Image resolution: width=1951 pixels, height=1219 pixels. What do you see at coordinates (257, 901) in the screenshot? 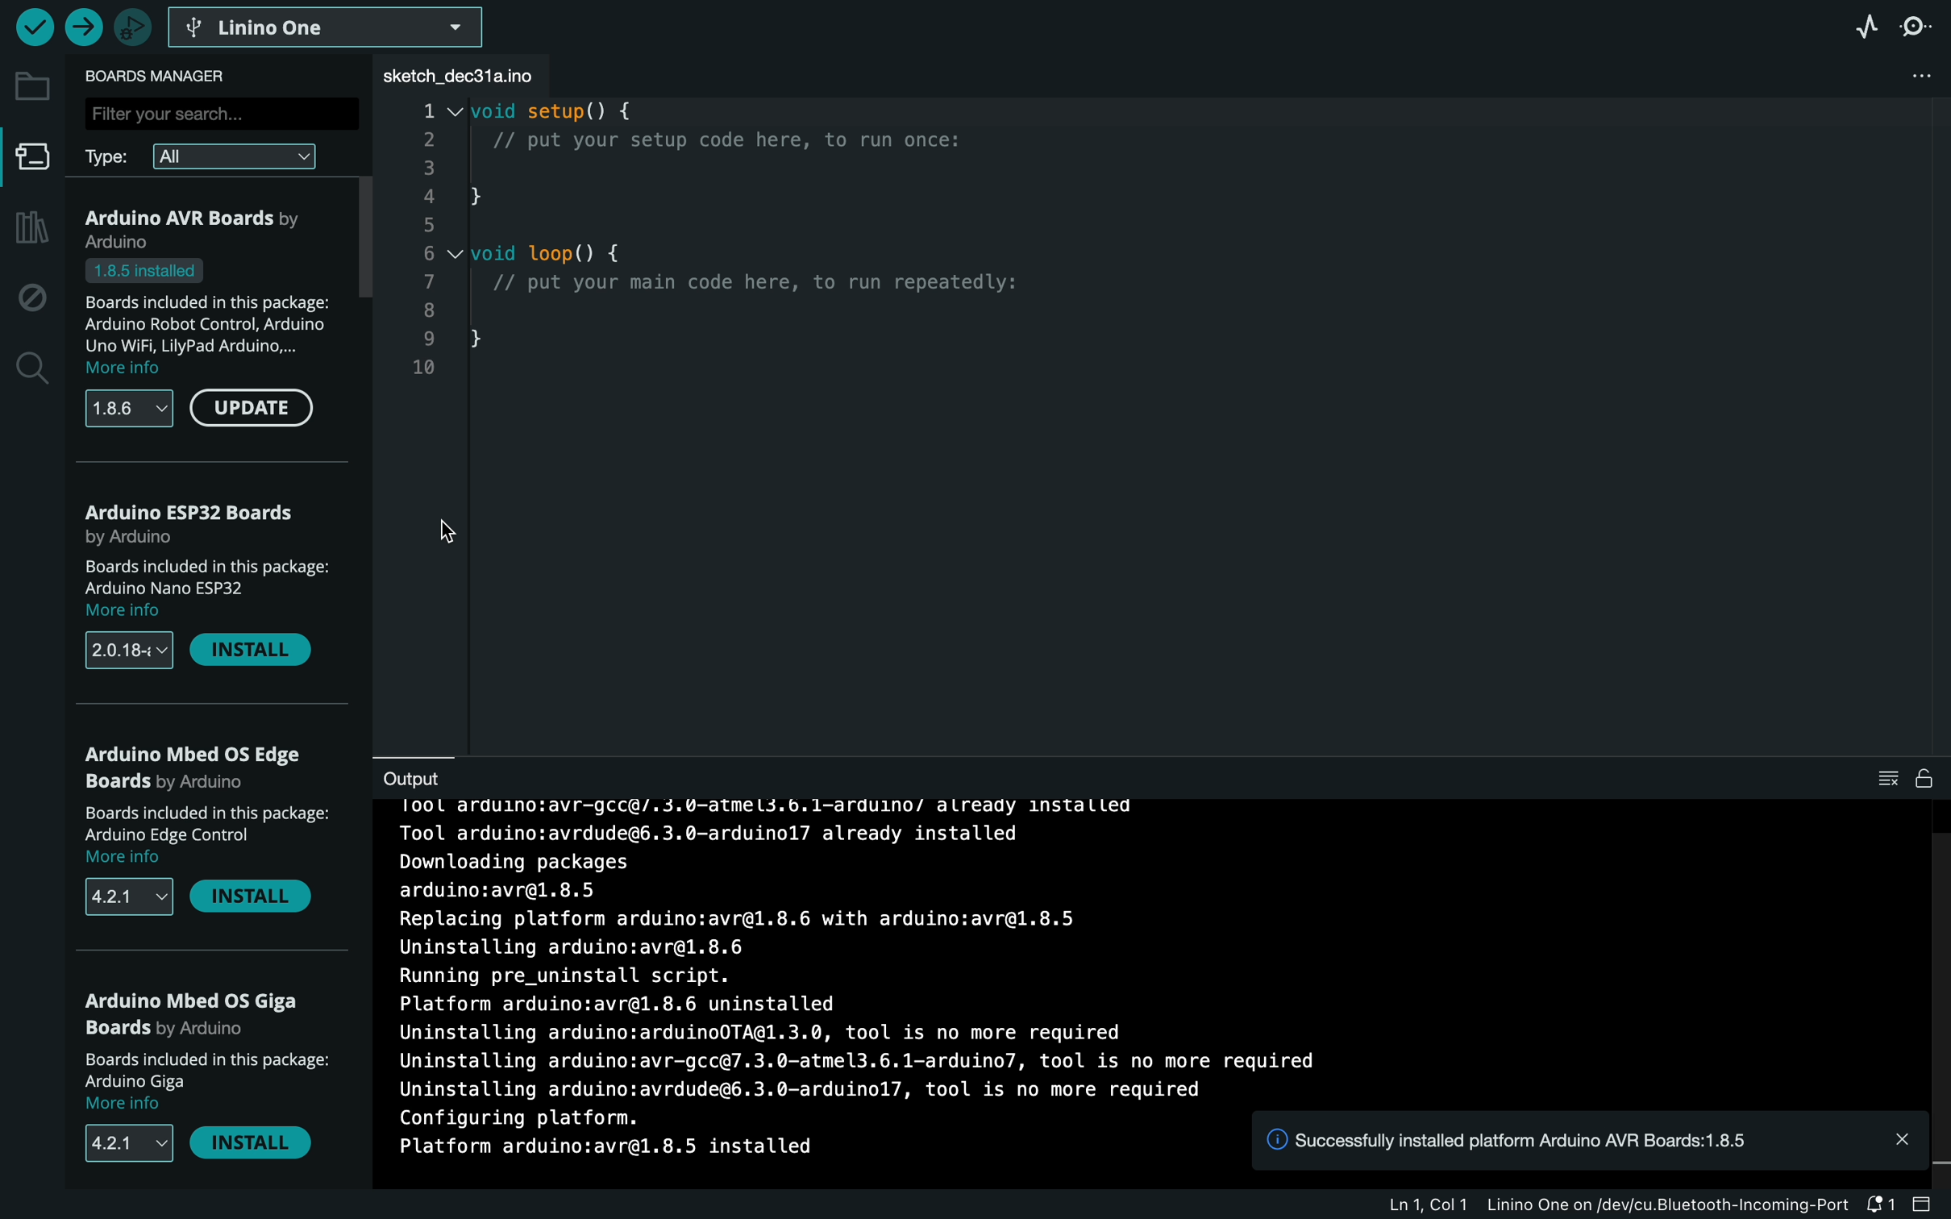
I see `install` at bounding box center [257, 901].